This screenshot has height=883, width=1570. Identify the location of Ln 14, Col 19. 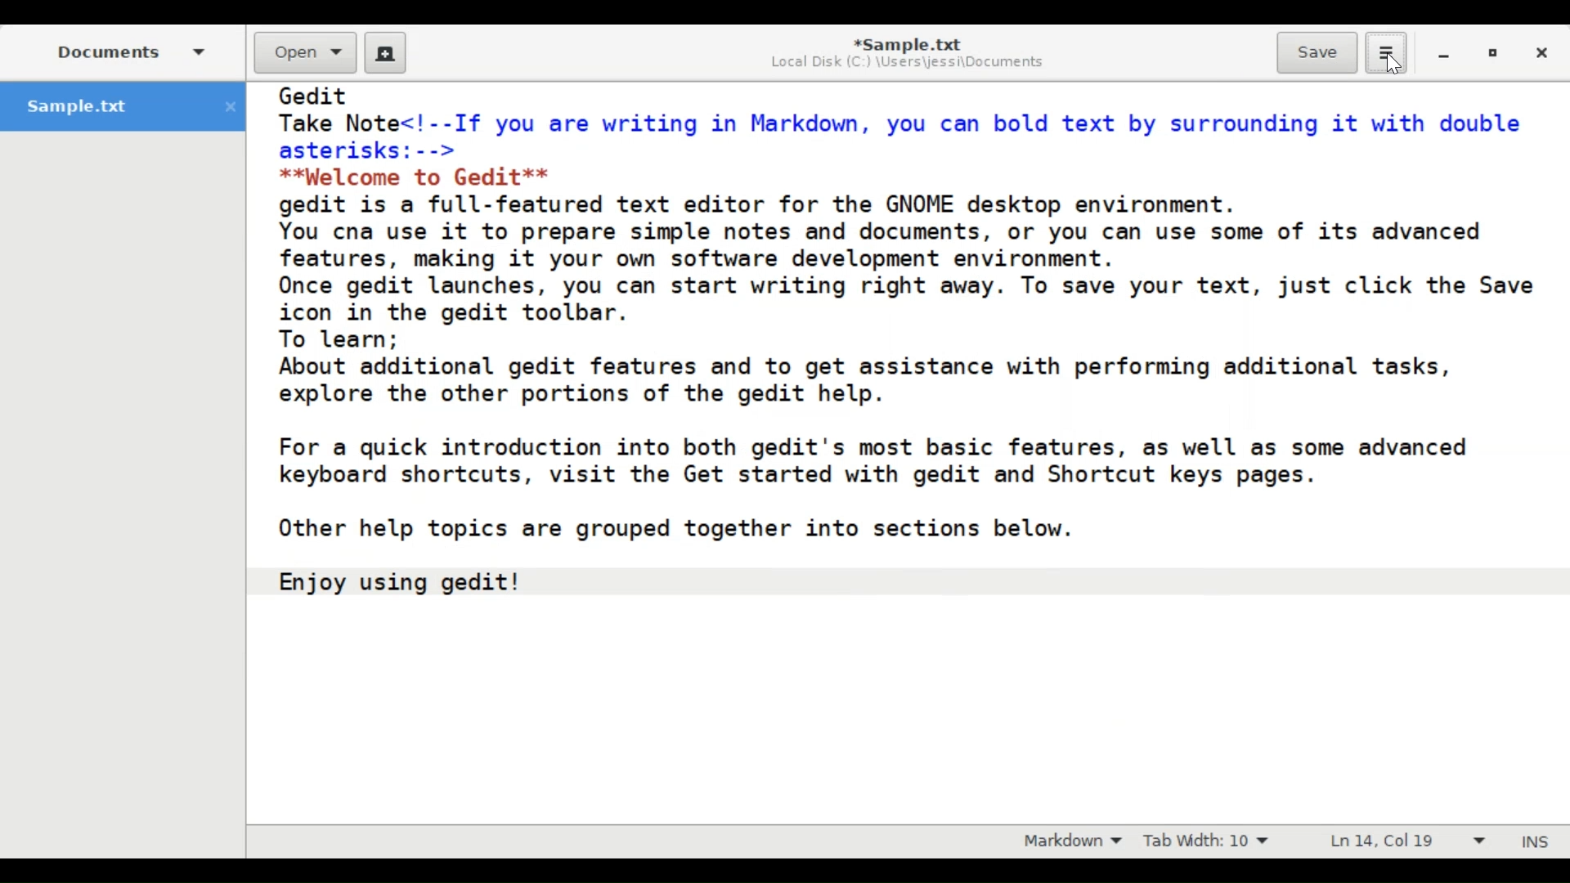
(1405, 840).